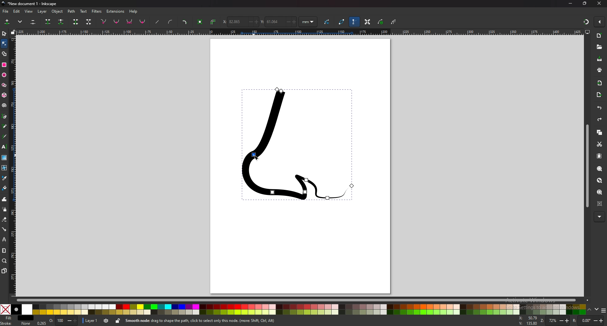  I want to click on drawing, so click(296, 145).